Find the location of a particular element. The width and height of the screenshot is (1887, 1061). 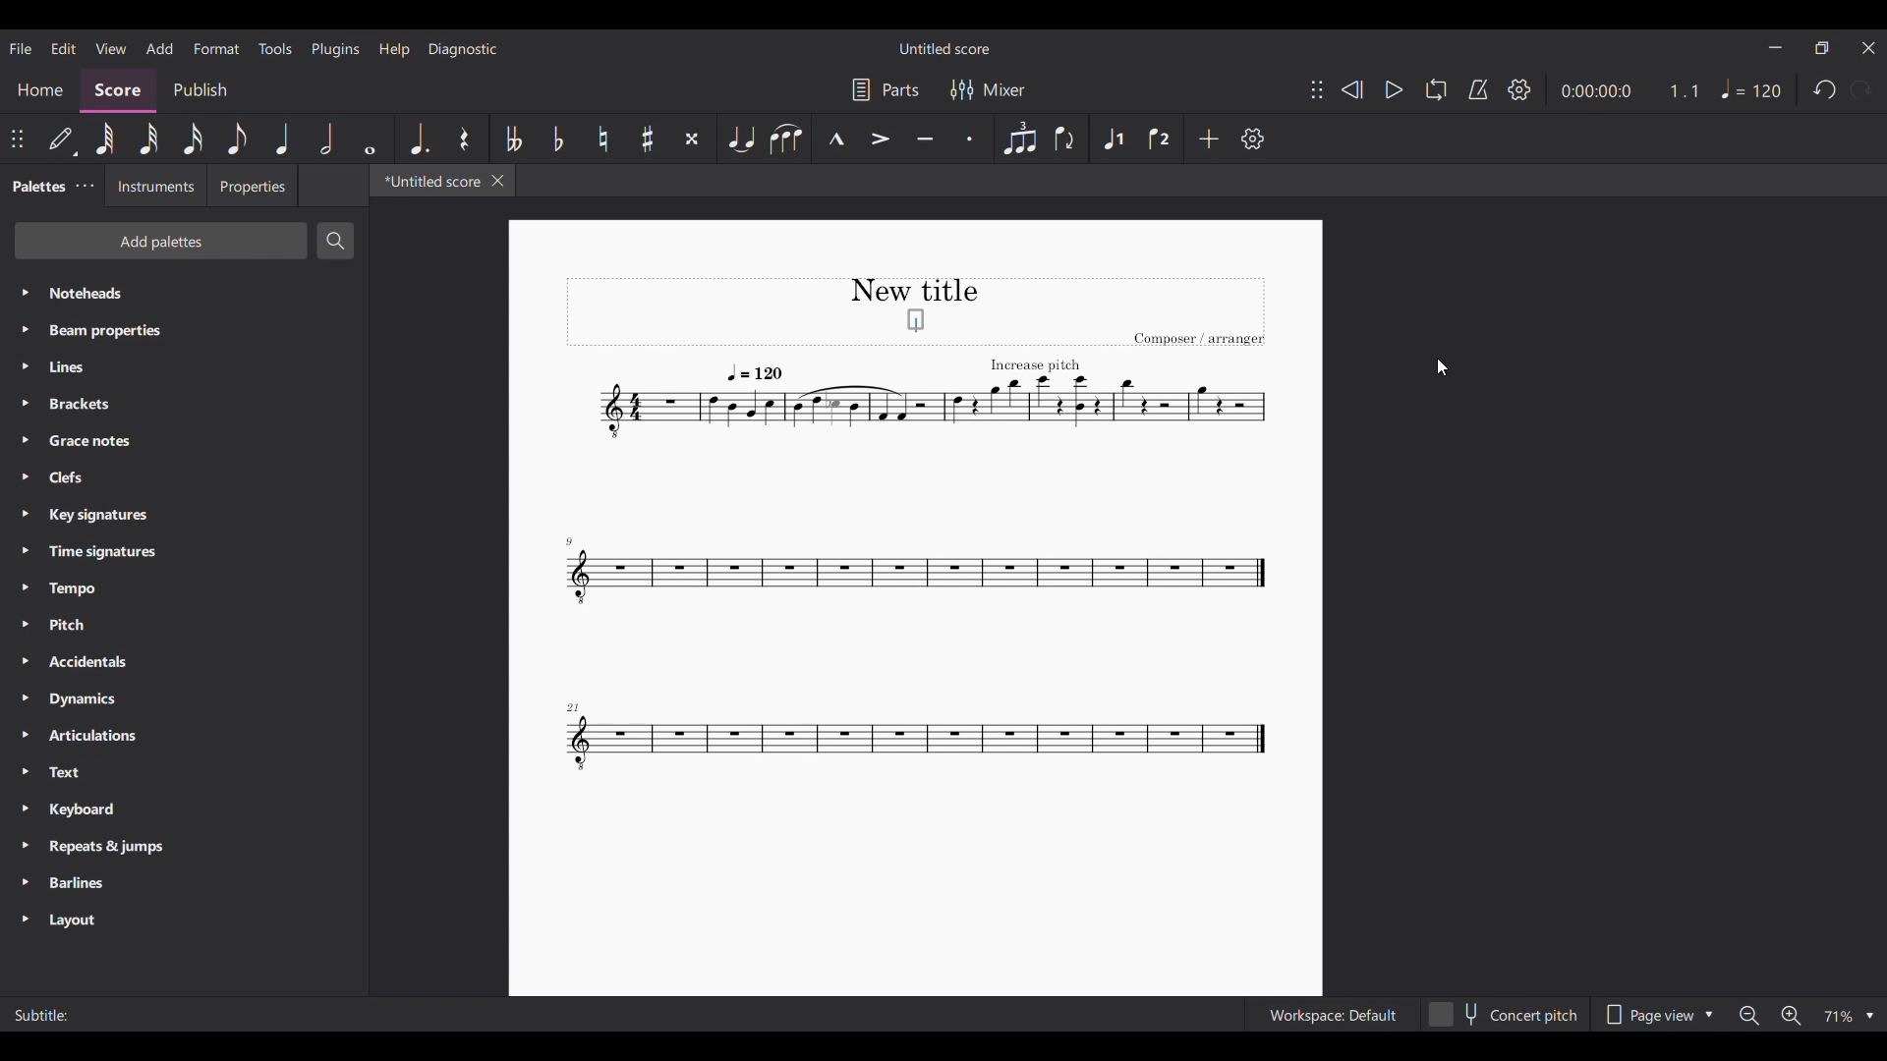

Cursor position unchanged is located at coordinates (1442, 367).